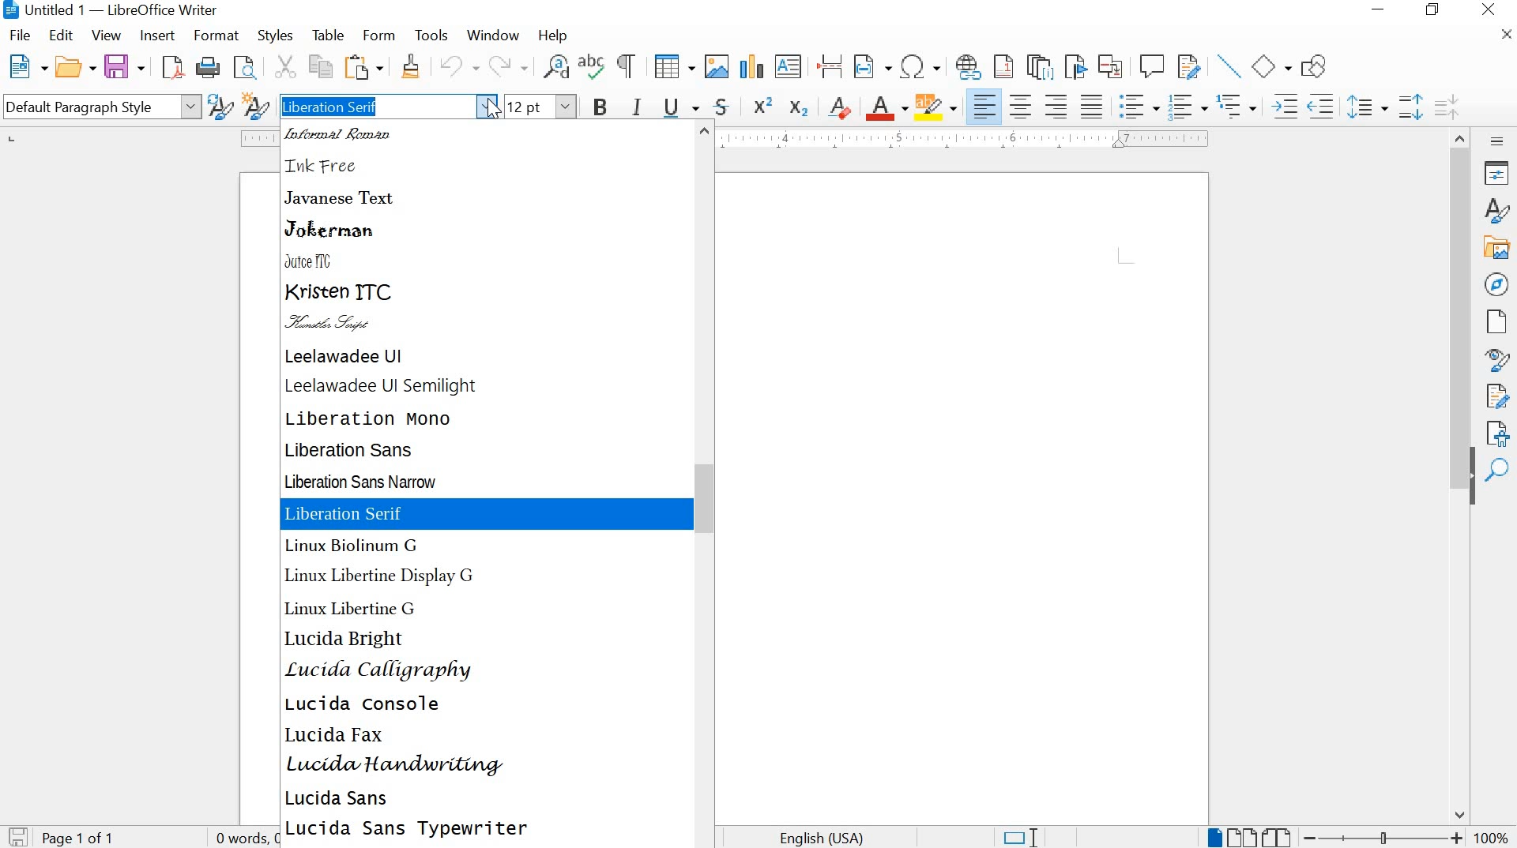 Image resolution: width=1517 pixels, height=848 pixels. I want to click on UNDERLINE, so click(681, 108).